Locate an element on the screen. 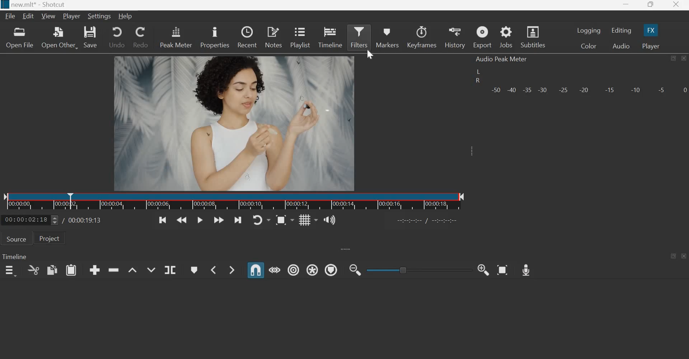  Record Audio is located at coordinates (526, 270).